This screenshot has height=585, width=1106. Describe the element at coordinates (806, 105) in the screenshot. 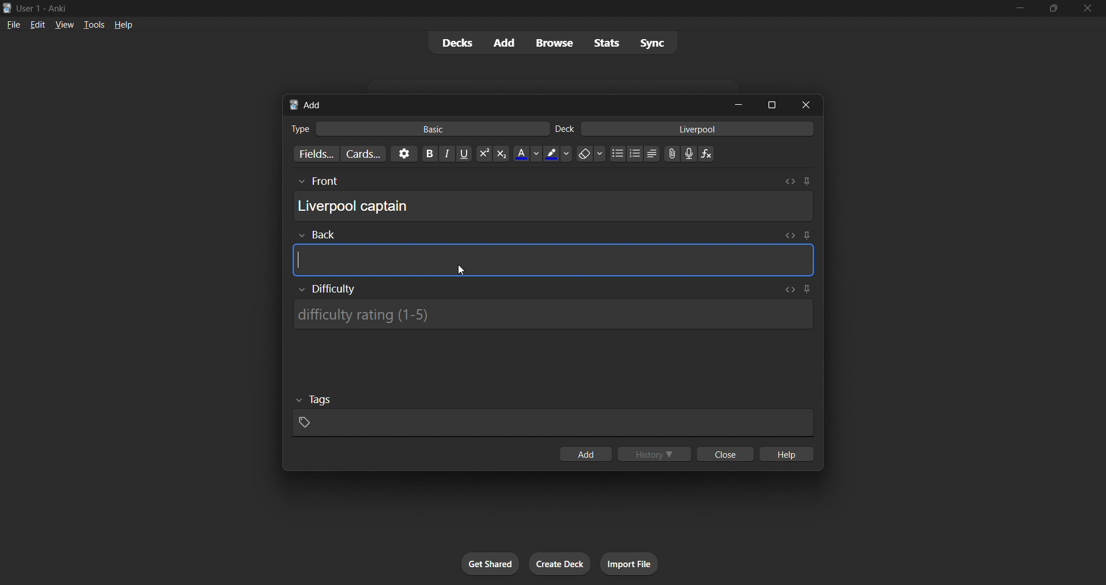

I see `close` at that location.